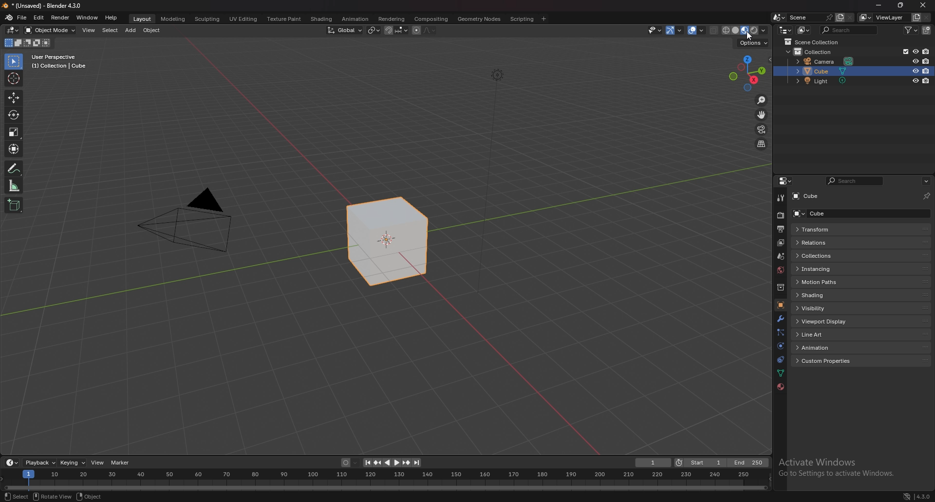 The image size is (935, 502). What do you see at coordinates (780, 319) in the screenshot?
I see `modifier` at bounding box center [780, 319].